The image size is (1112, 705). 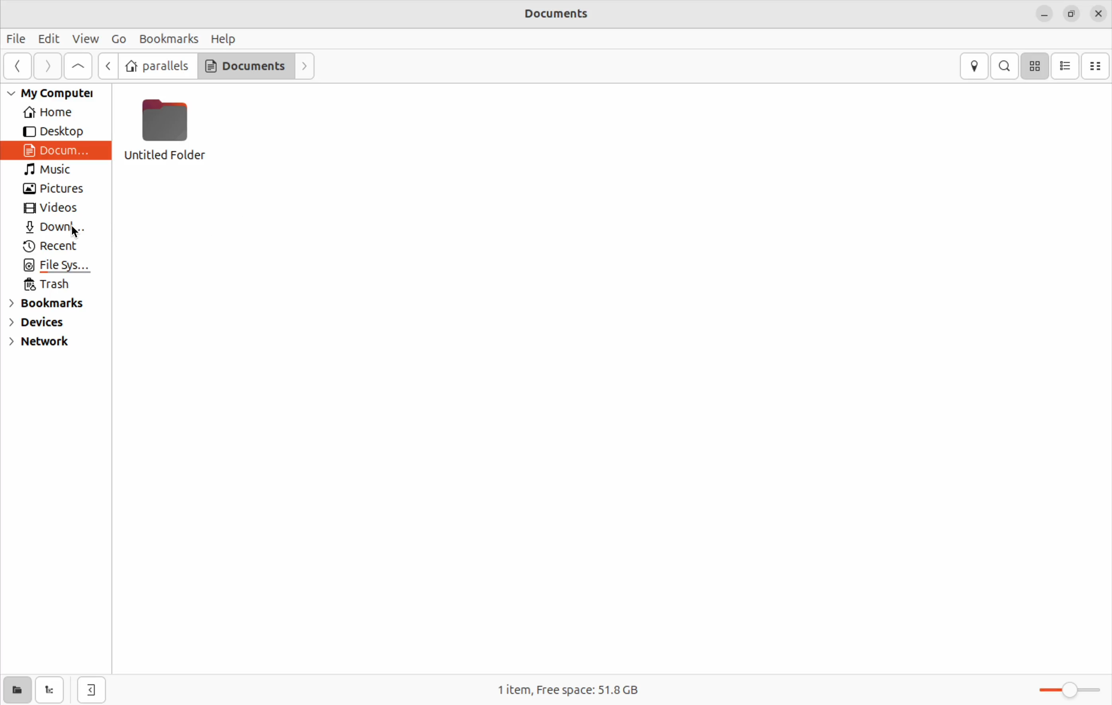 What do you see at coordinates (1036, 67) in the screenshot?
I see `icon view` at bounding box center [1036, 67].